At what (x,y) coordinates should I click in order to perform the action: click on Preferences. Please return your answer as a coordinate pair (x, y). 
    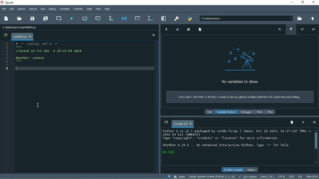
    Looking at the image, I should click on (176, 18).